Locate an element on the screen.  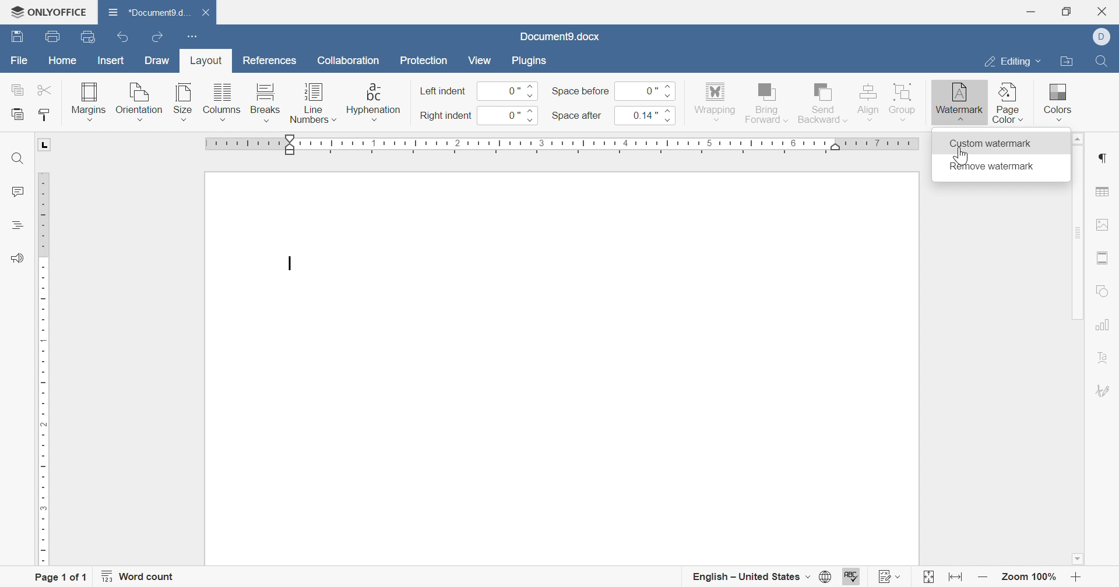
copy is located at coordinates (18, 89).